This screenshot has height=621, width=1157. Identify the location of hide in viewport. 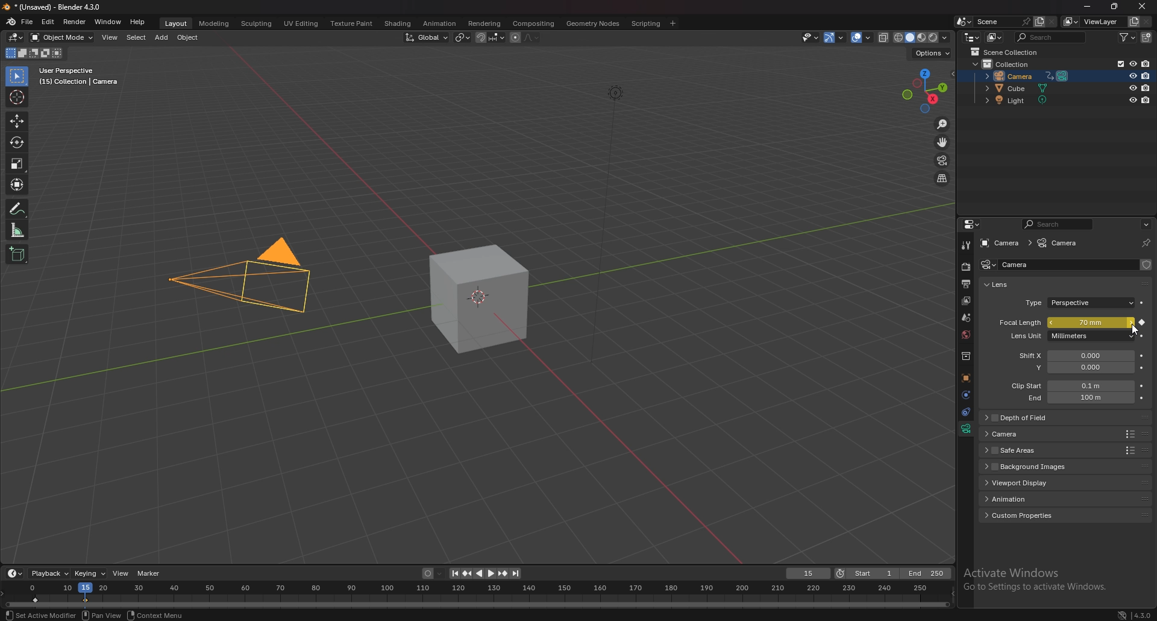
(1132, 87).